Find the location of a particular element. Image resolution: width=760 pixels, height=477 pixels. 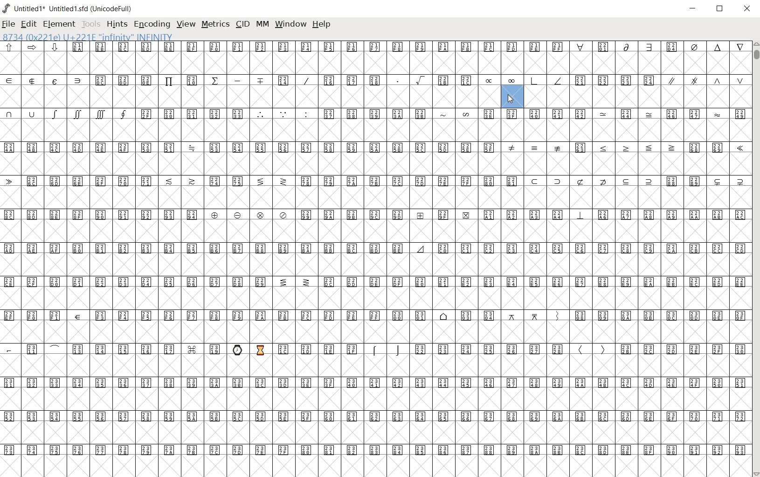

window is located at coordinates (290, 25).